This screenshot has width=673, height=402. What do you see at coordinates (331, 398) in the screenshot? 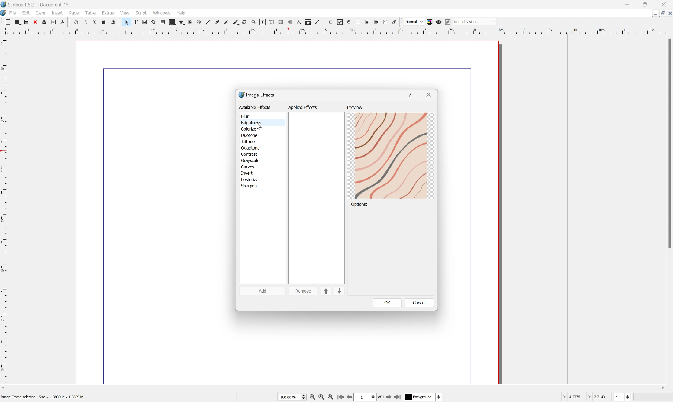
I see `Zoom In` at bounding box center [331, 398].